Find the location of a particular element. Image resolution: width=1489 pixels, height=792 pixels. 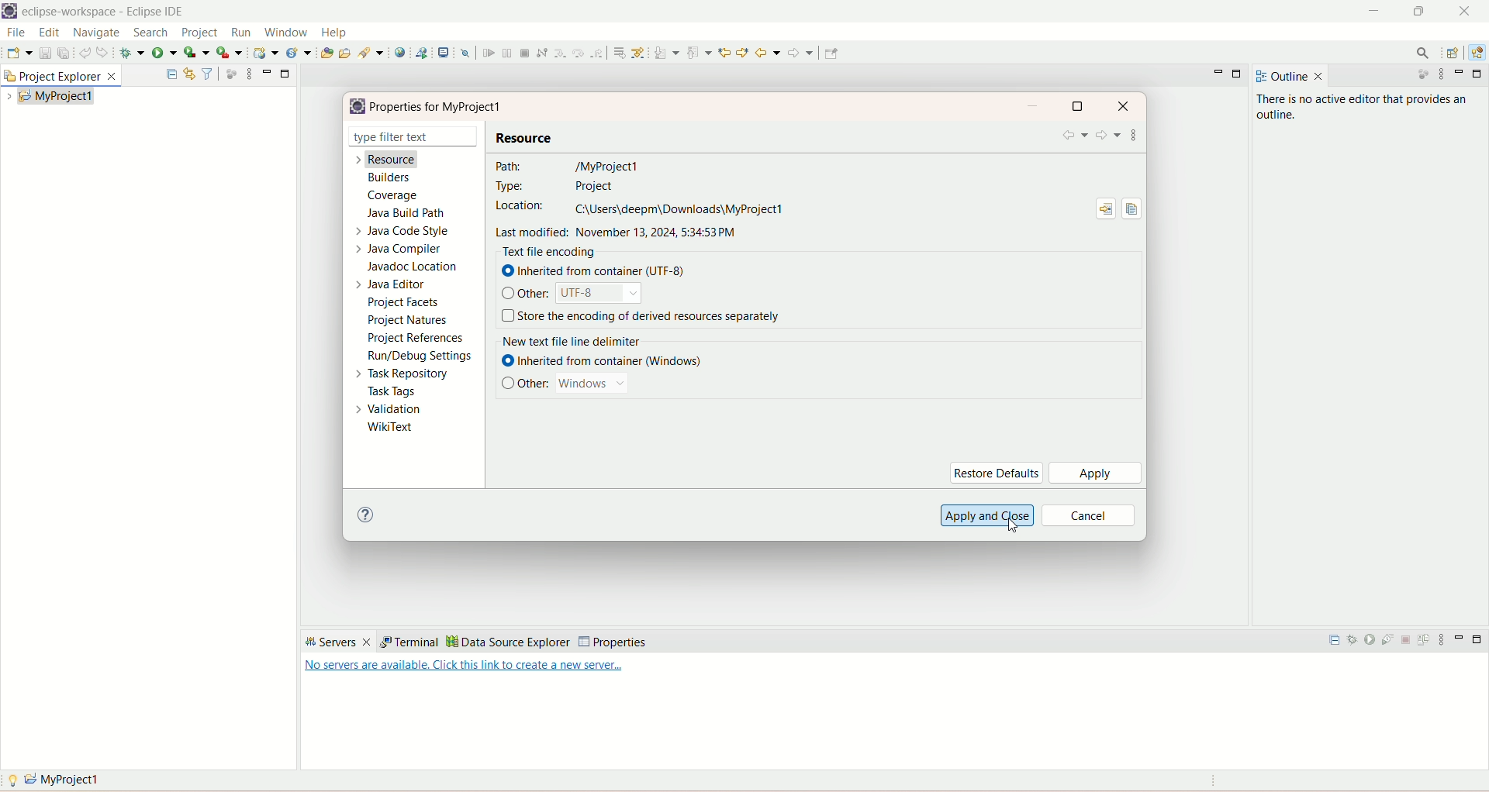

next annotation is located at coordinates (668, 54).